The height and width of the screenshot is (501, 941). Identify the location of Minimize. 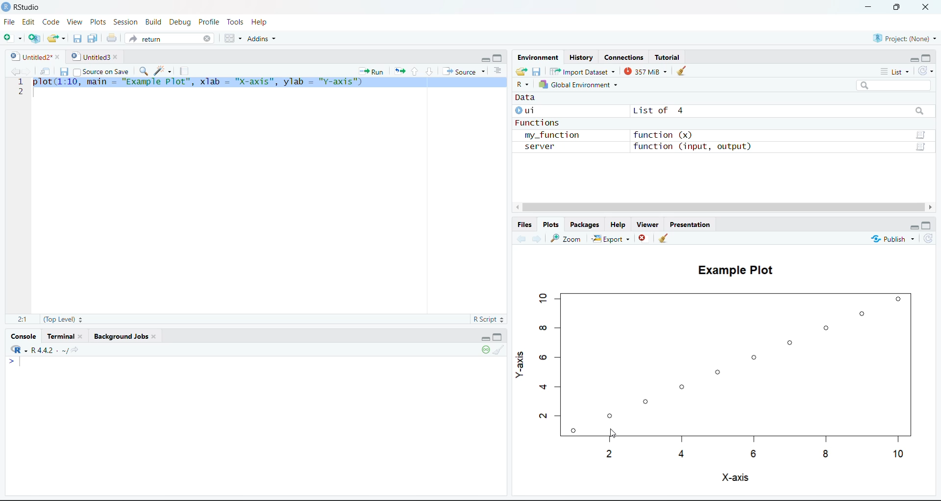
(485, 59).